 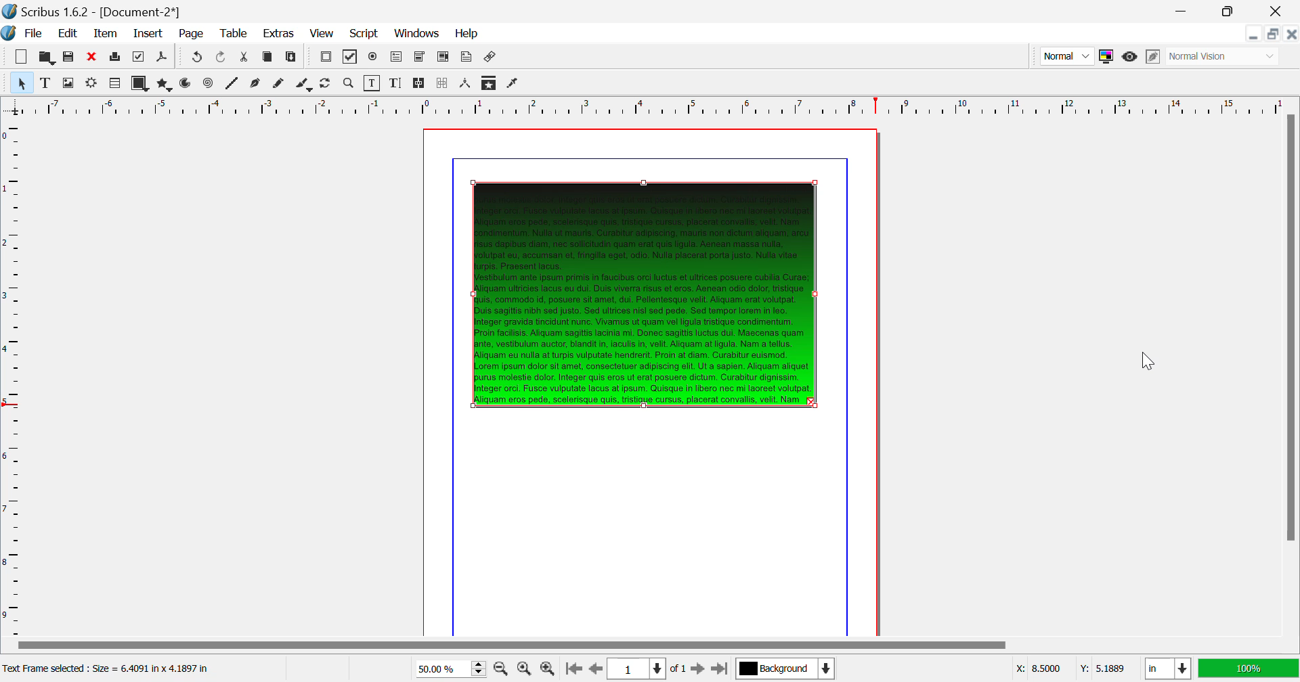 I want to click on Close, so click(x=1279, y=11).